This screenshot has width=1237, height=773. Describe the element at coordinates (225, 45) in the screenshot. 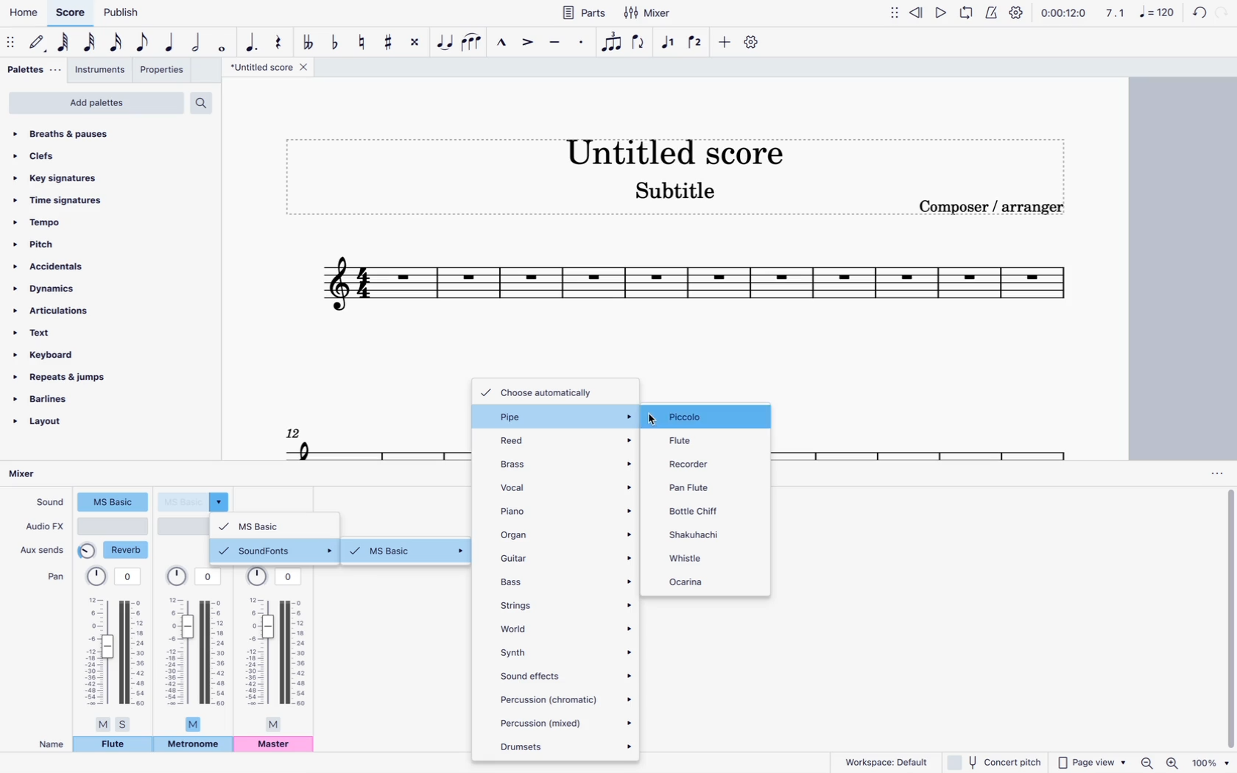

I see `full note` at that location.